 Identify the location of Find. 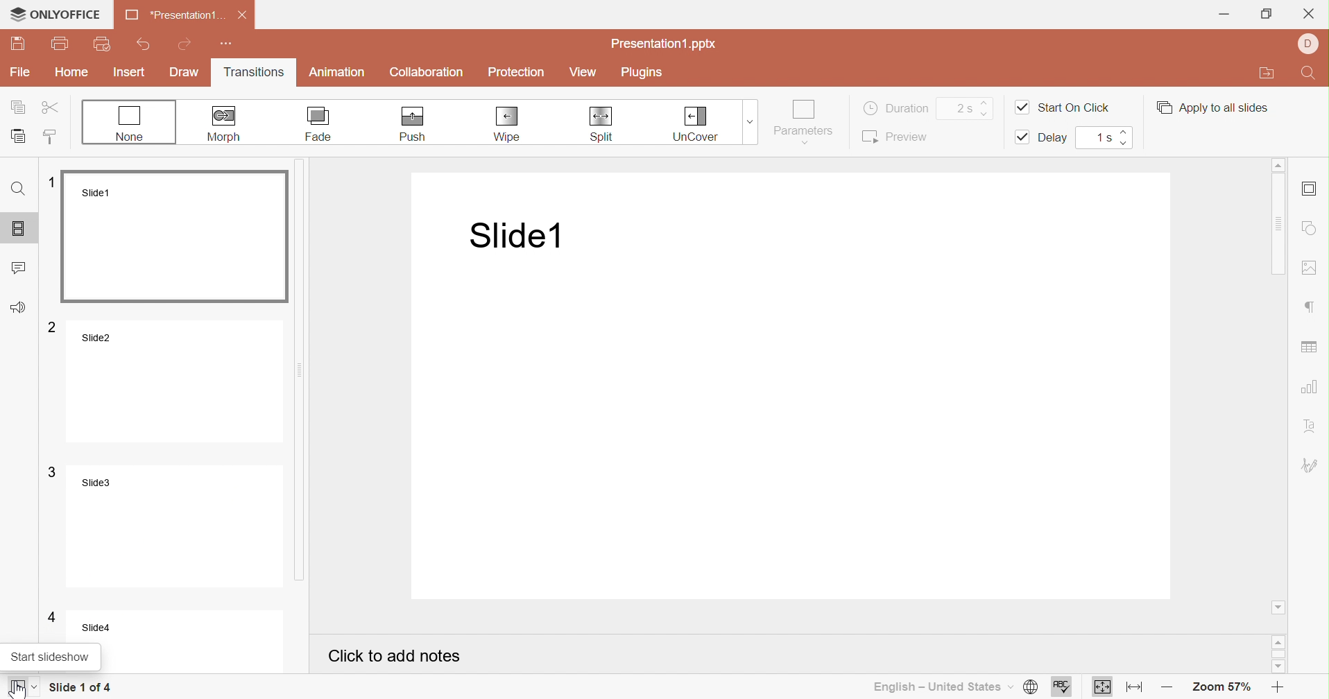
(20, 188).